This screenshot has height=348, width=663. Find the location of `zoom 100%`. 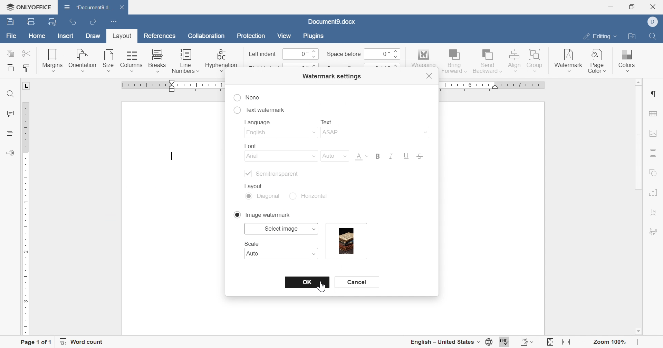

zoom 100% is located at coordinates (611, 343).